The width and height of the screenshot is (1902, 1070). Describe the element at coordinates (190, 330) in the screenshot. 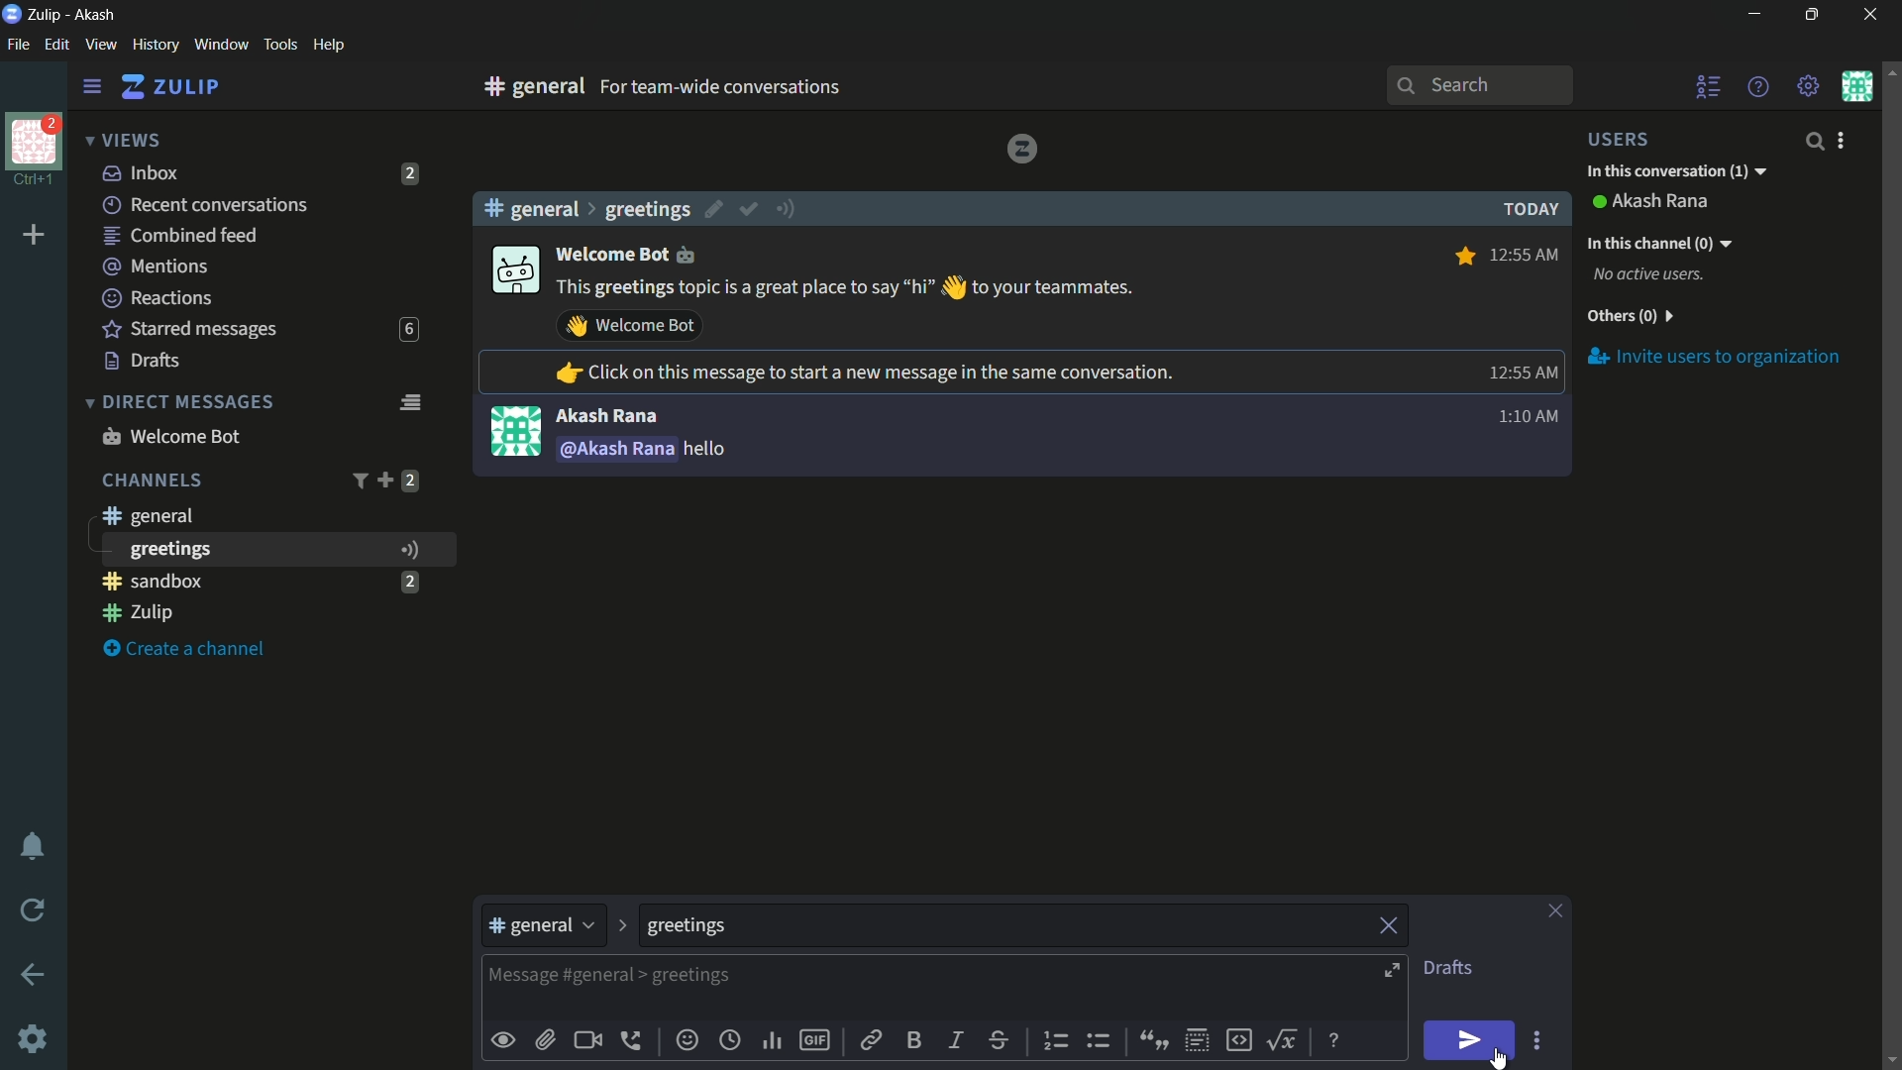

I see `starred messages` at that location.